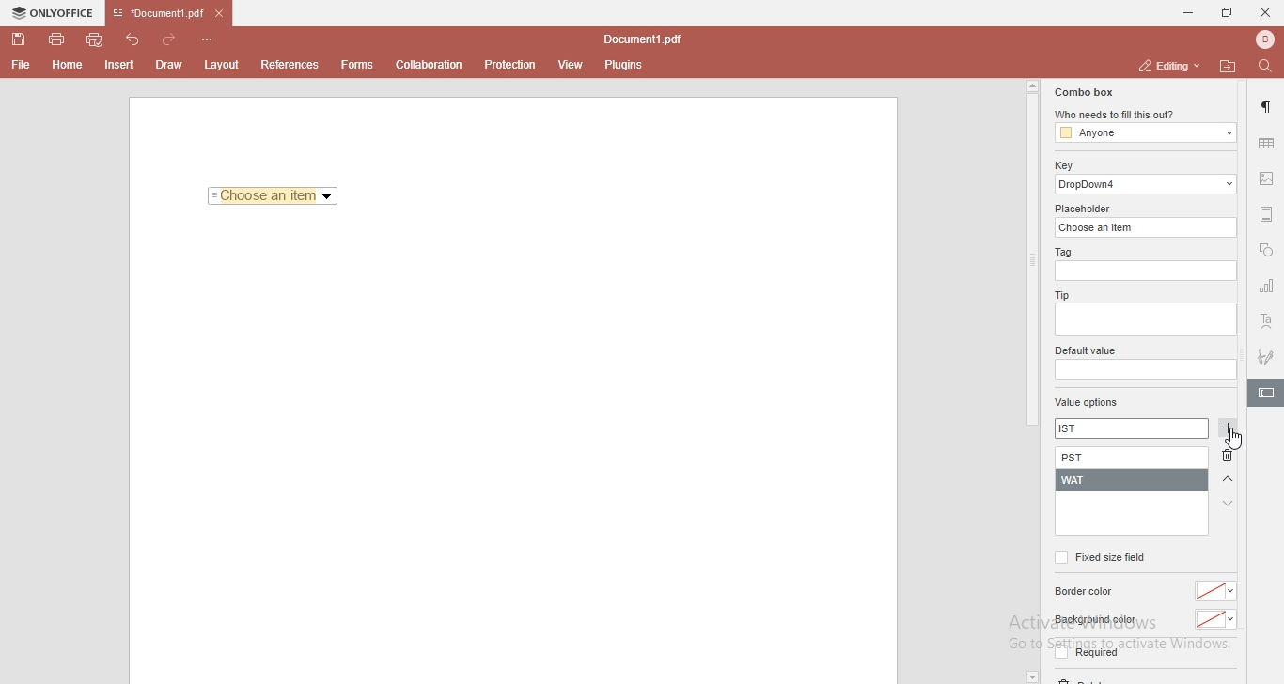 The width and height of the screenshot is (1284, 684). Describe the element at coordinates (357, 65) in the screenshot. I see `forms` at that location.